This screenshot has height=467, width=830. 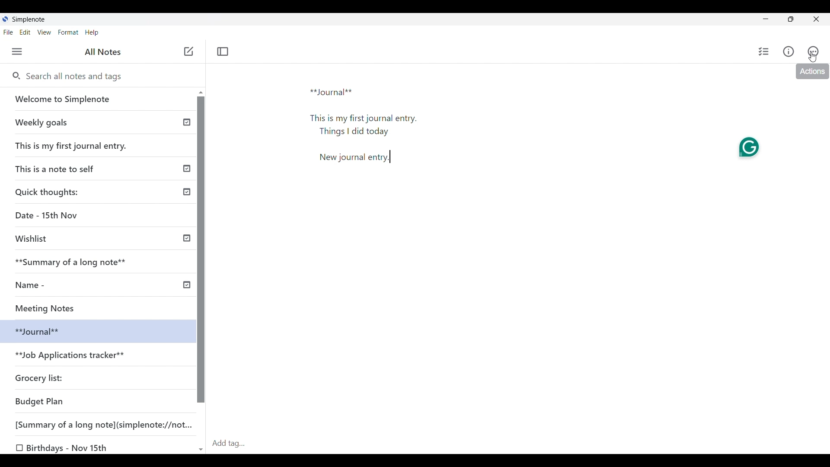 What do you see at coordinates (813, 51) in the screenshot?
I see `Actions` at bounding box center [813, 51].